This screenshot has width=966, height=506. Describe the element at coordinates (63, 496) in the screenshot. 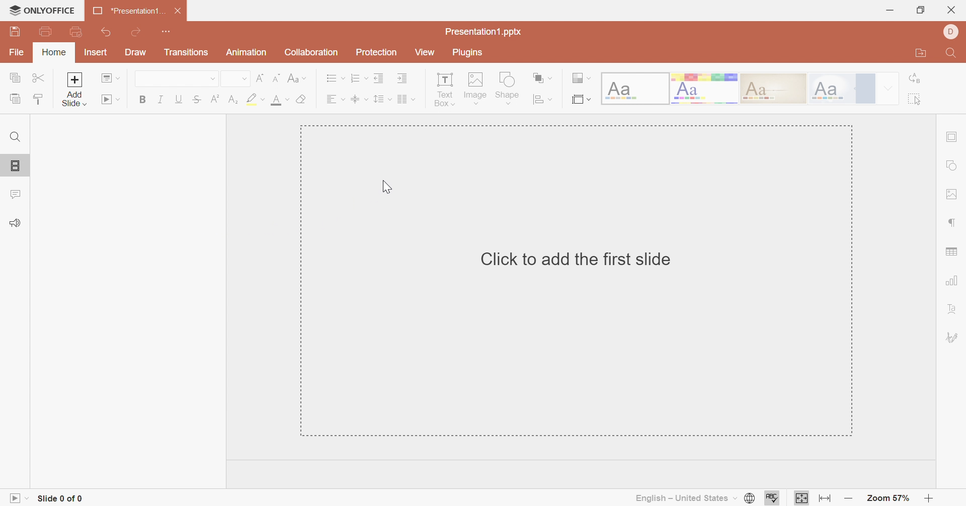

I see `side 0 of 0` at that location.